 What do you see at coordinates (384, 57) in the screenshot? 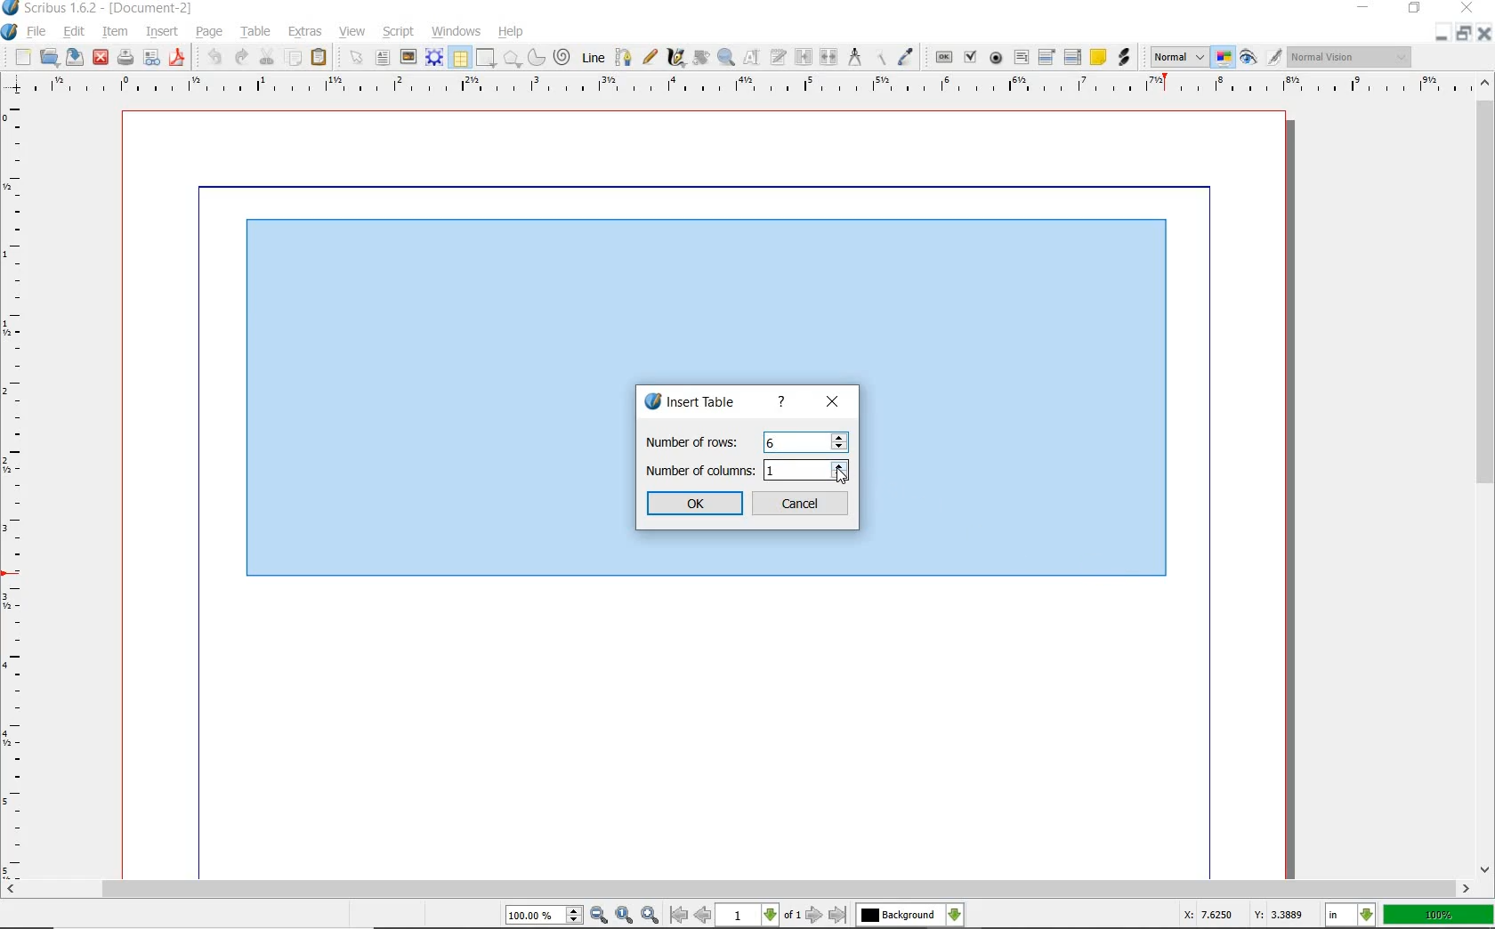
I see `text frame` at bounding box center [384, 57].